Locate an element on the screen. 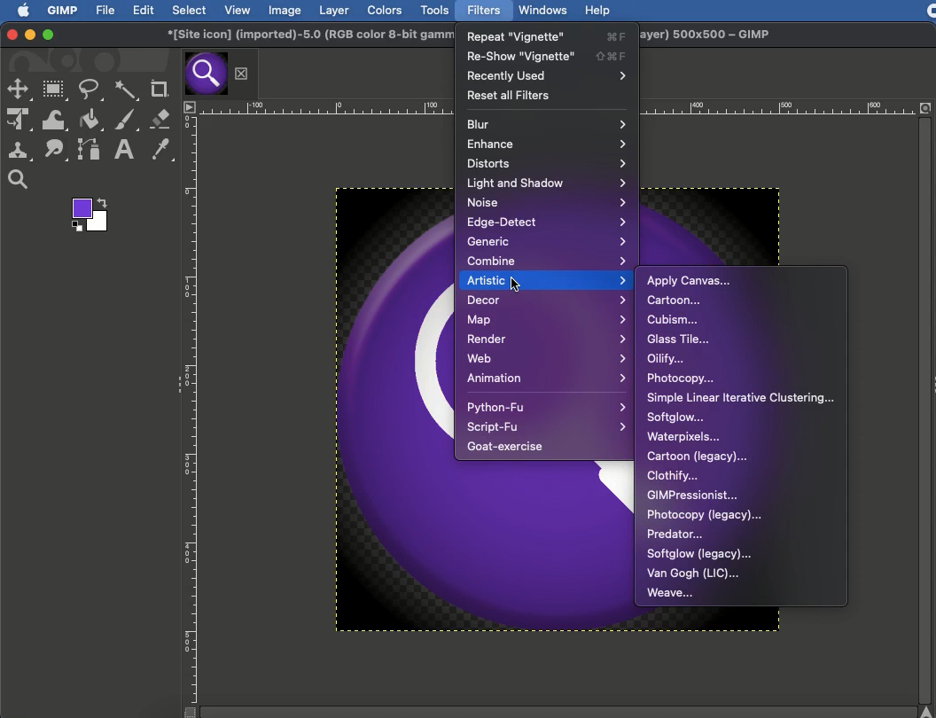 Image resolution: width=936 pixels, height=718 pixels. Rectangular selection is located at coordinates (55, 90).